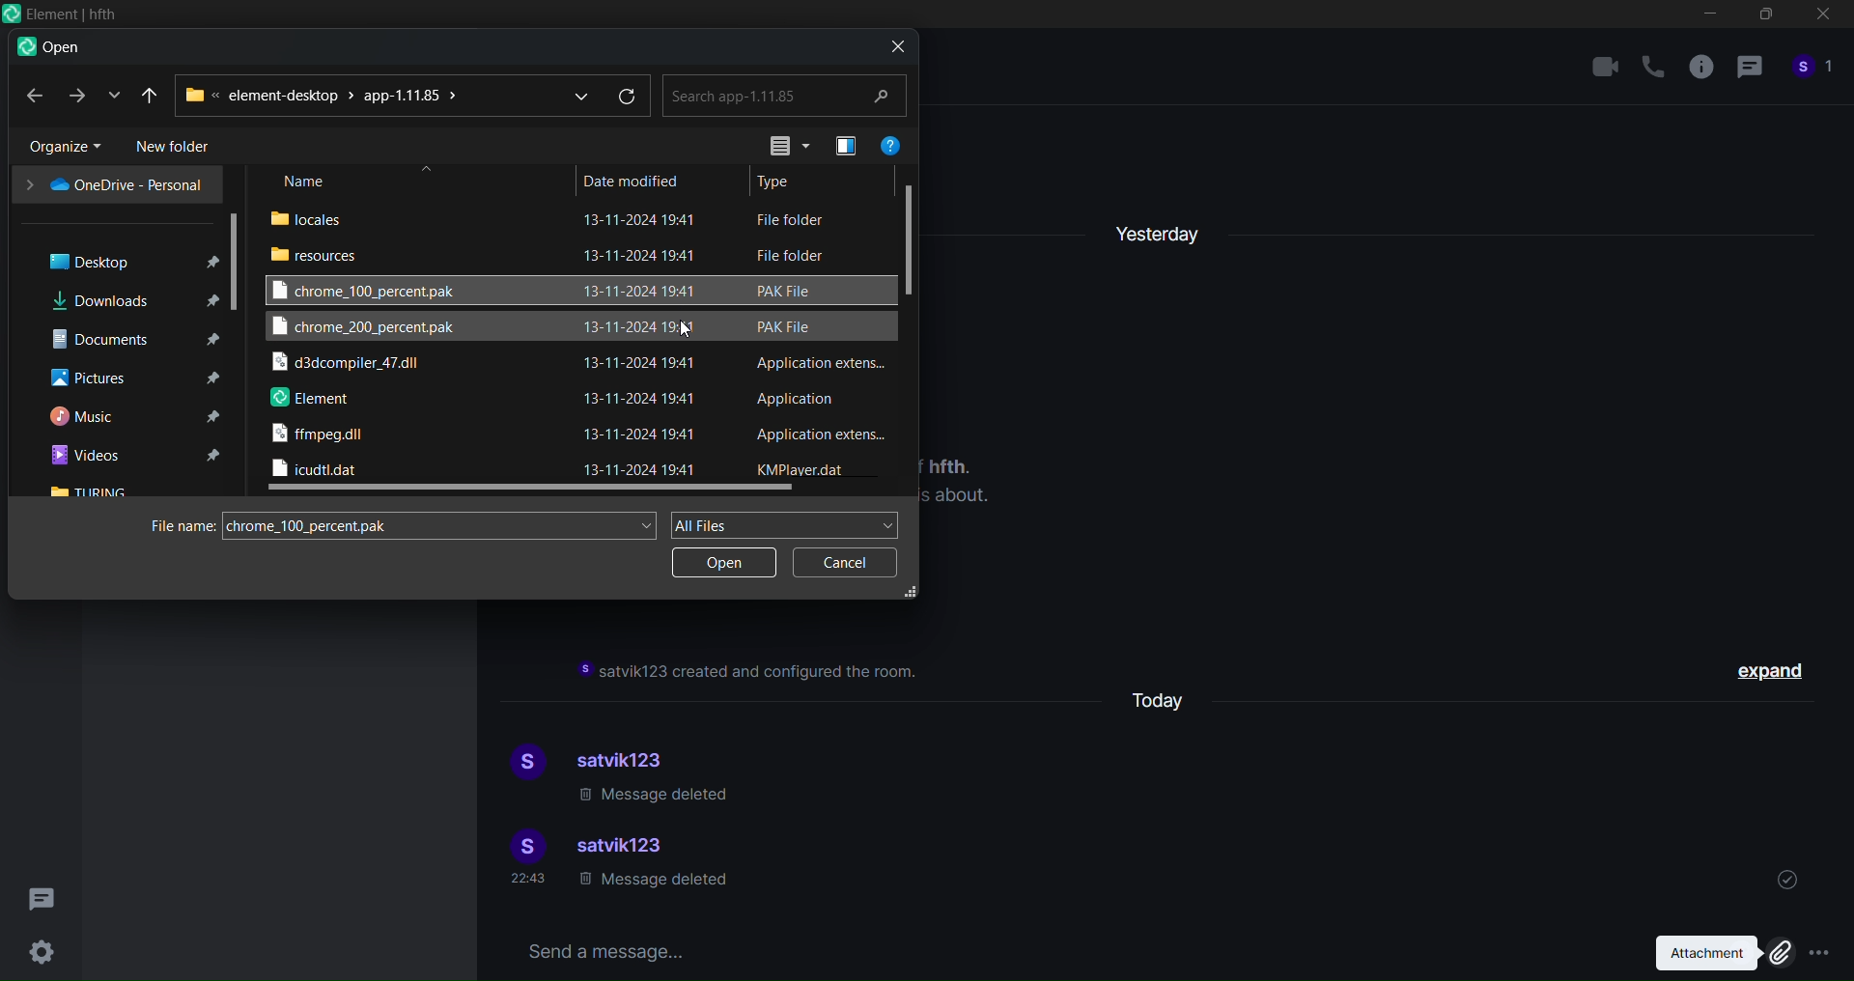 Image resolution: width=1854 pixels, height=981 pixels. What do you see at coordinates (657, 797) in the screenshot?
I see `message deleted` at bounding box center [657, 797].